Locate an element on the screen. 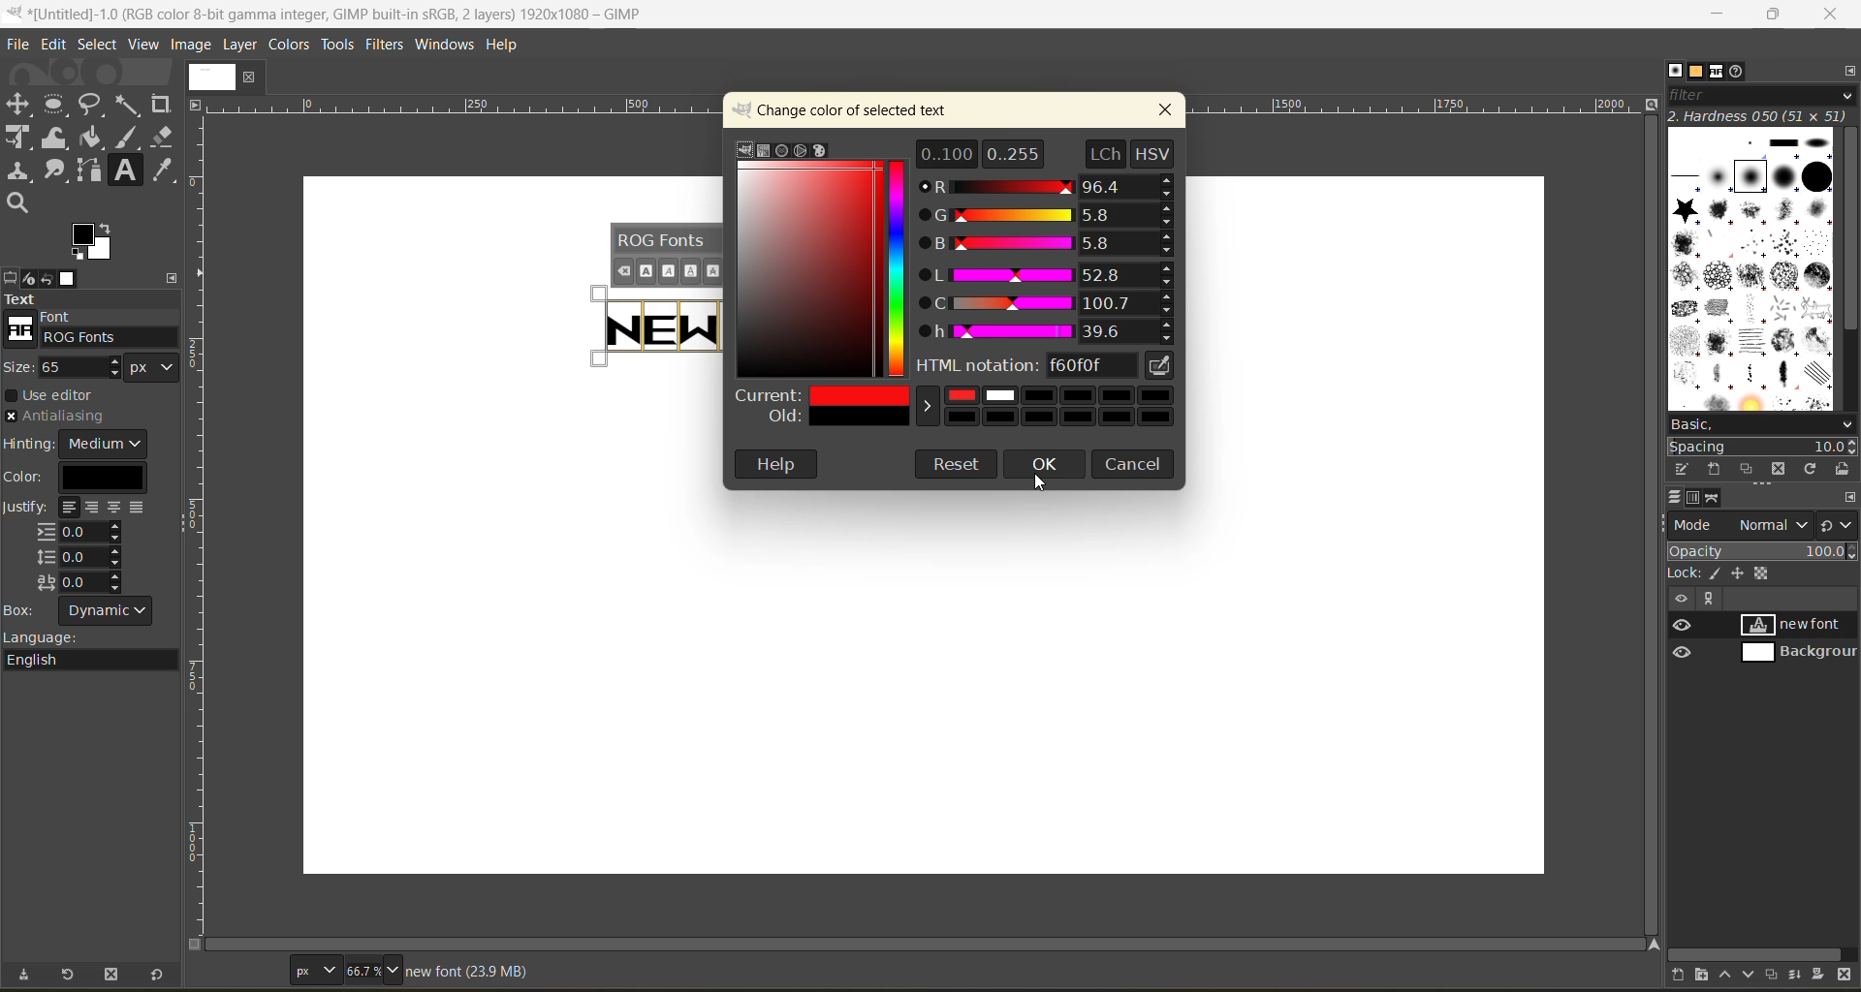 Image resolution: width=1861 pixels, height=992 pixels. mode is located at coordinates (1742, 524).